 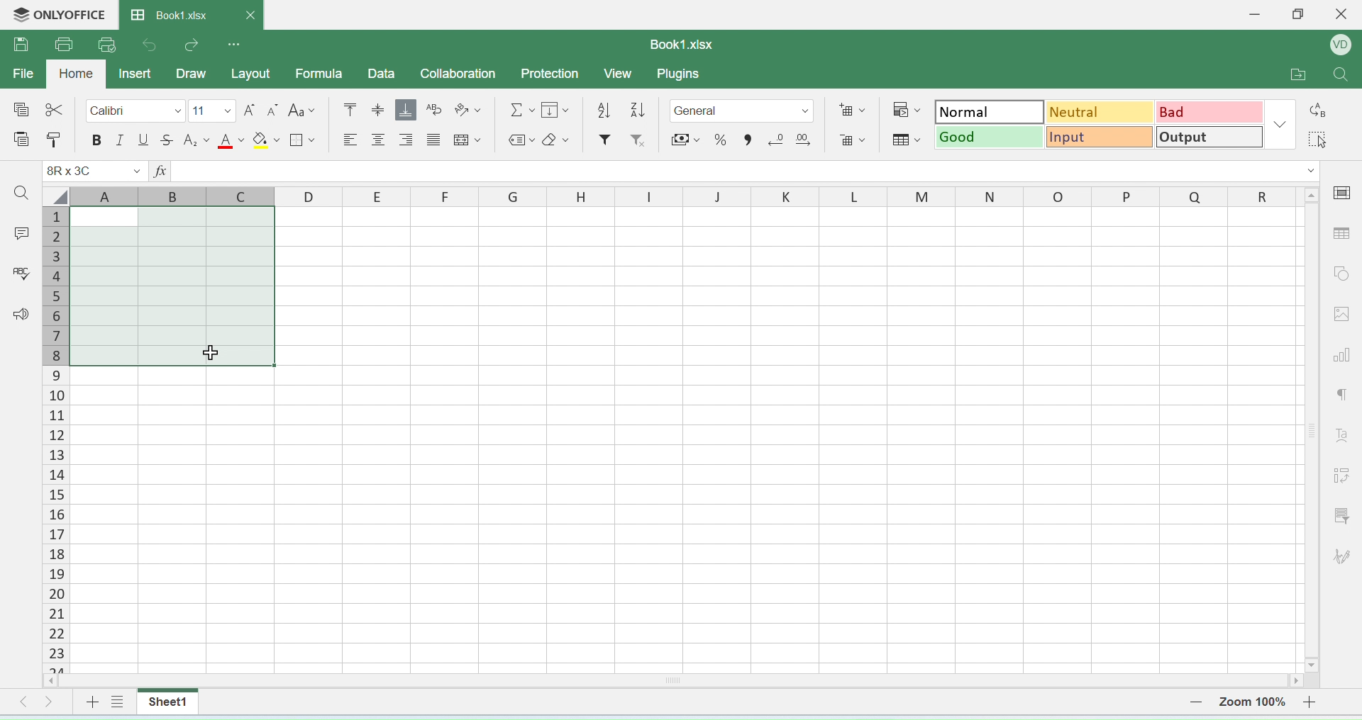 What do you see at coordinates (1097, 112) in the screenshot?
I see `neutral` at bounding box center [1097, 112].